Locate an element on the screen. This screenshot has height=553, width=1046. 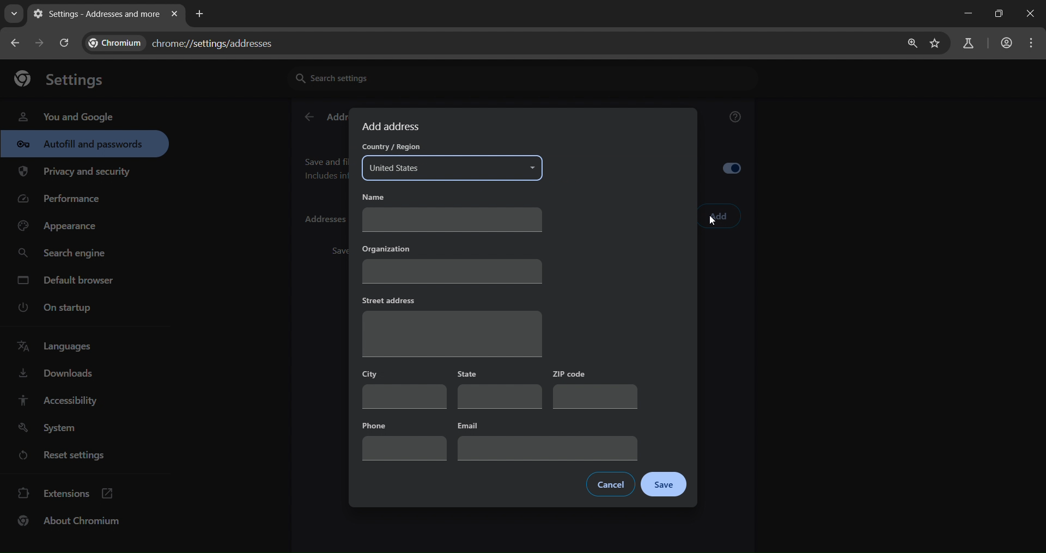
account is located at coordinates (1005, 44).